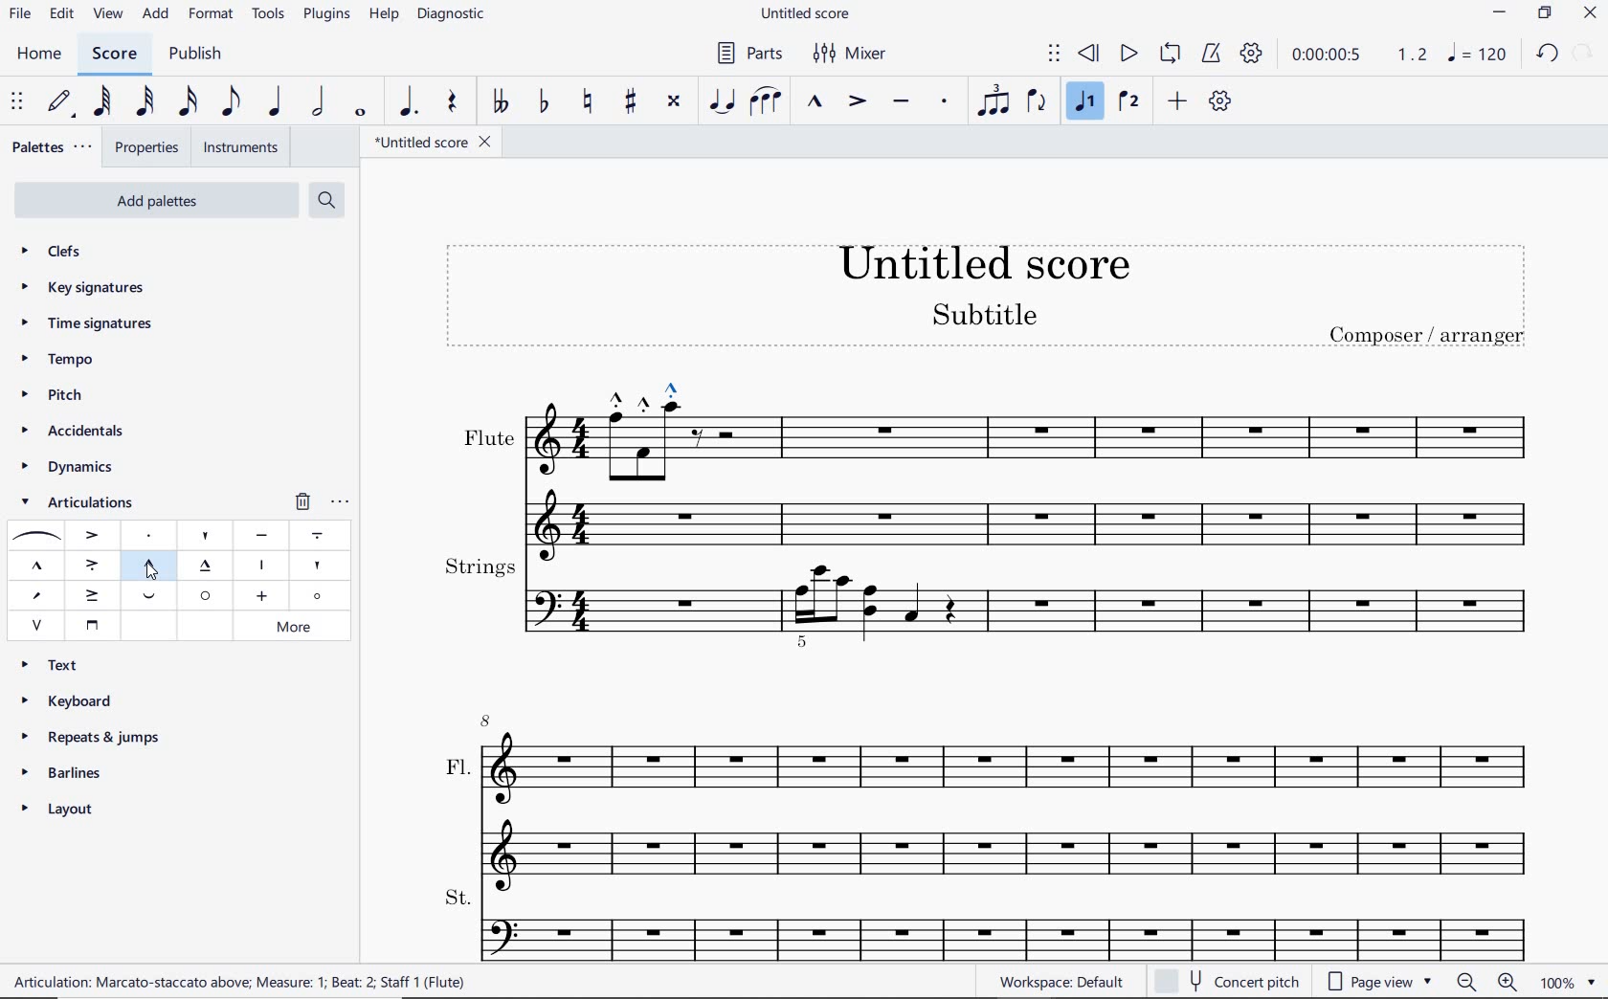 The height and width of the screenshot is (999, 1608). I want to click on WHOLE NOTE, so click(361, 113).